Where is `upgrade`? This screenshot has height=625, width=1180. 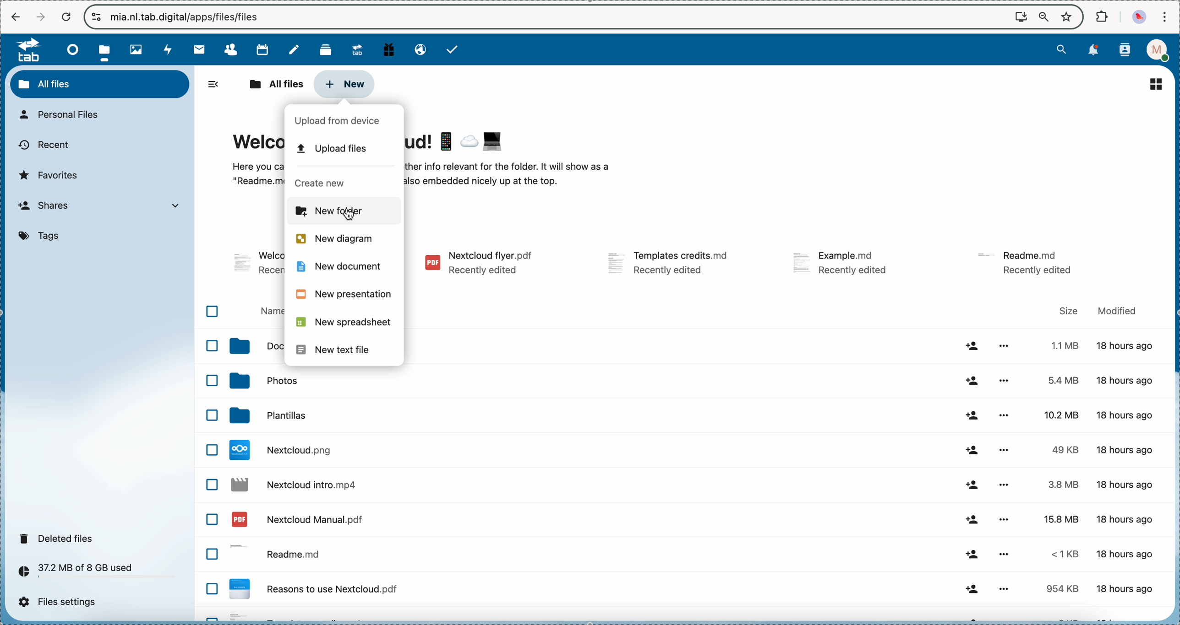
upgrade is located at coordinates (357, 49).